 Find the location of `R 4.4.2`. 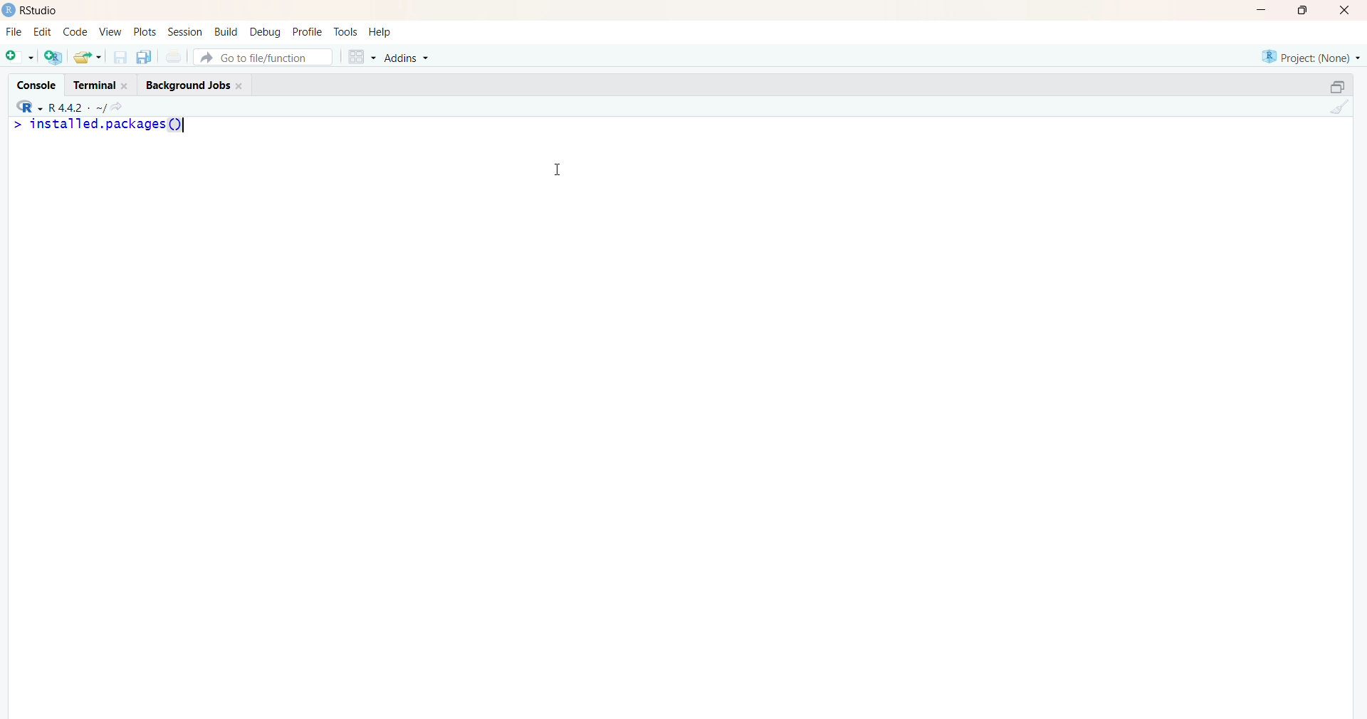

R 4.4.2 is located at coordinates (57, 107).